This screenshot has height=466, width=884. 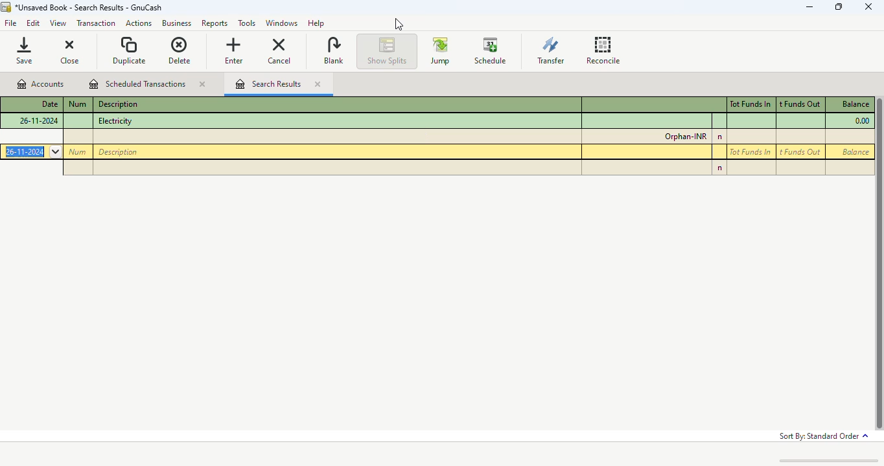 What do you see at coordinates (721, 137) in the screenshot?
I see `n` at bounding box center [721, 137].